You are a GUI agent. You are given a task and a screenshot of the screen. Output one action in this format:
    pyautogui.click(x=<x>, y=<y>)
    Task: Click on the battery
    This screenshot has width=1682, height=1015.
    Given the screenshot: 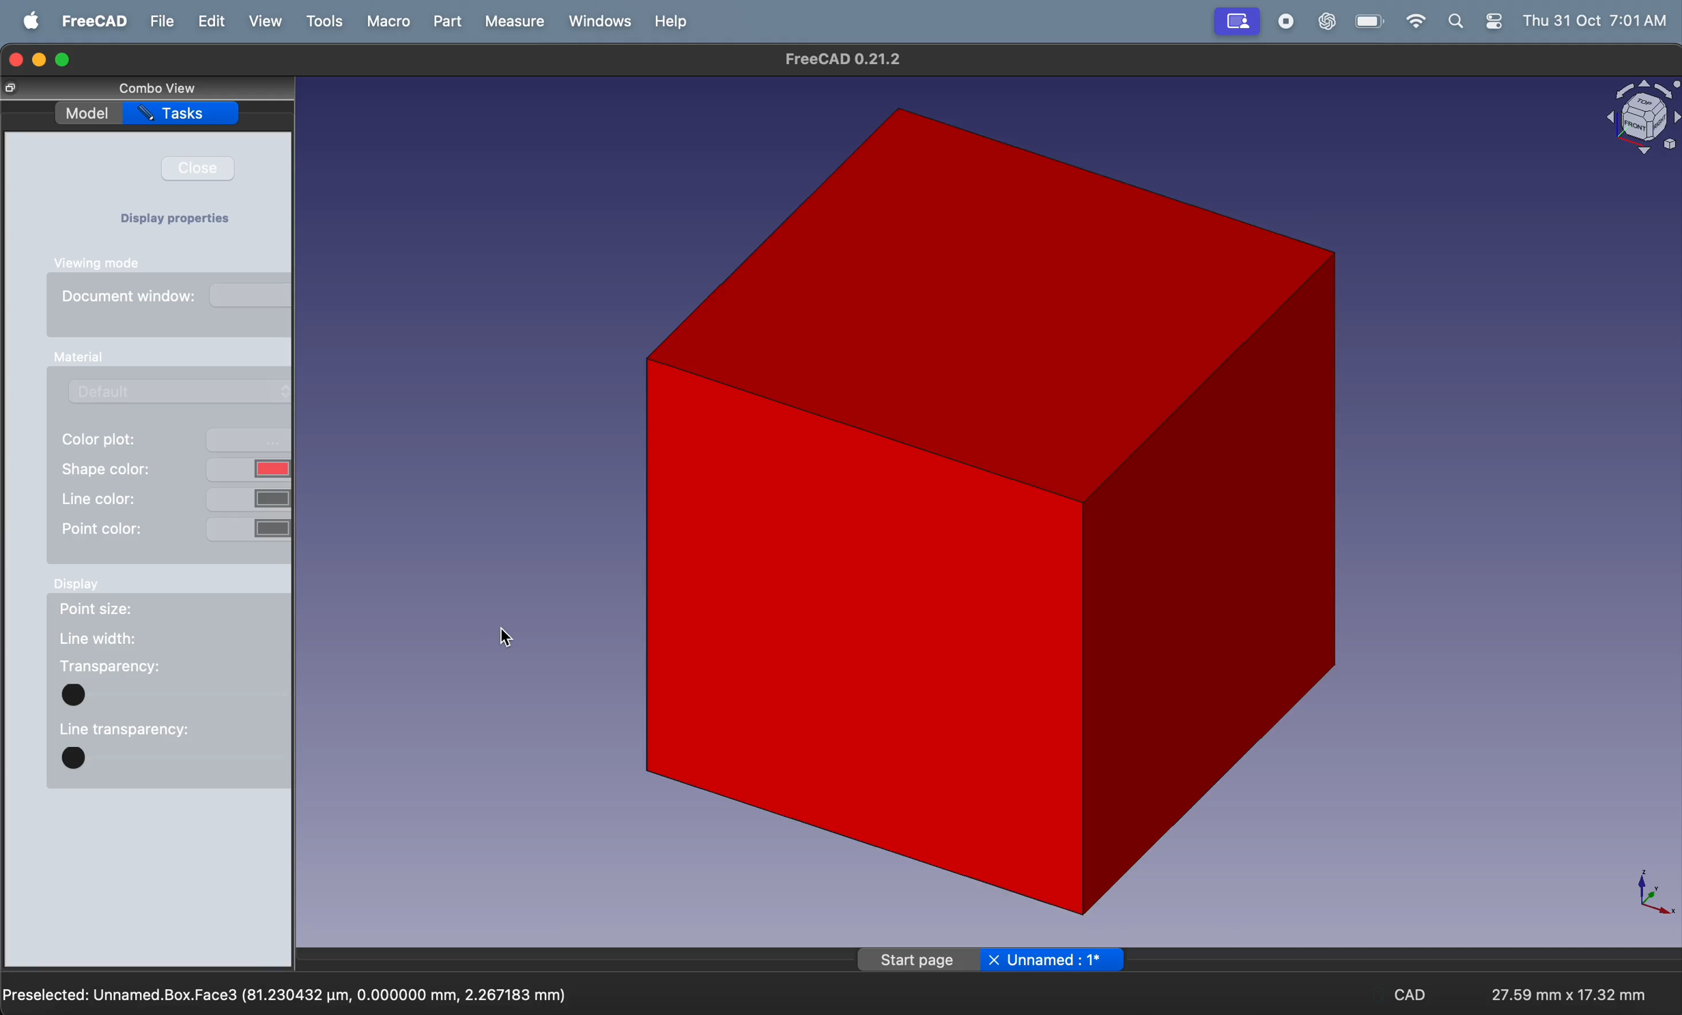 What is the action you would take?
    pyautogui.click(x=1365, y=22)
    